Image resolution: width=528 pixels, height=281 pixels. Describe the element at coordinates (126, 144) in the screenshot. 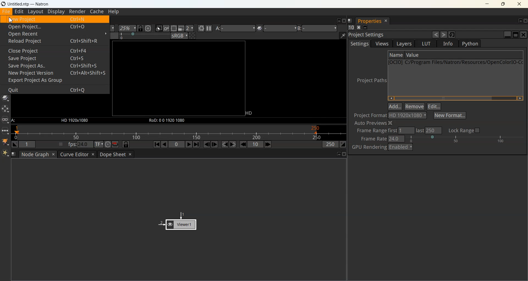

I see `Lock Timeline` at that location.